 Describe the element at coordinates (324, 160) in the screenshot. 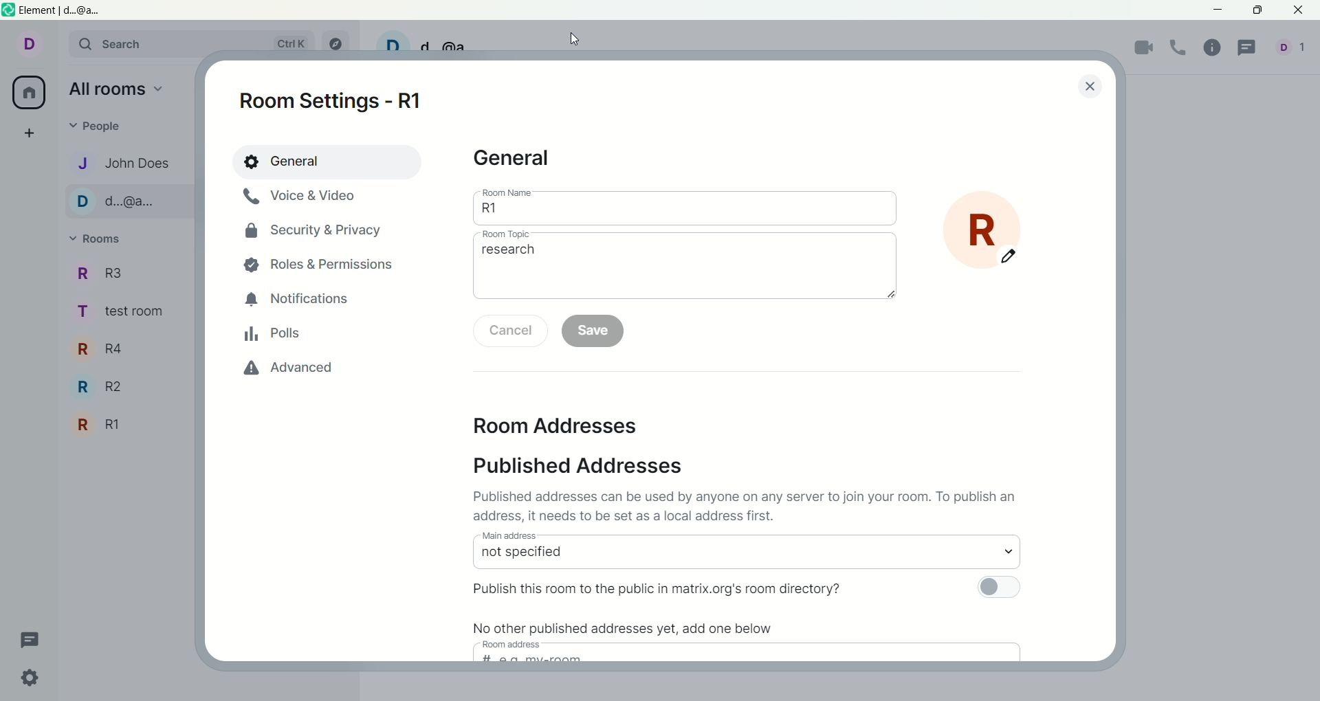

I see `general` at that location.